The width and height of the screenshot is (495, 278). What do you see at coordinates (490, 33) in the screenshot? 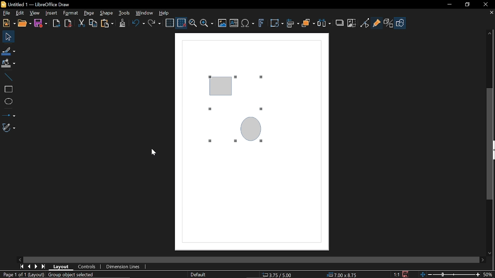
I see `Moveup` at bounding box center [490, 33].